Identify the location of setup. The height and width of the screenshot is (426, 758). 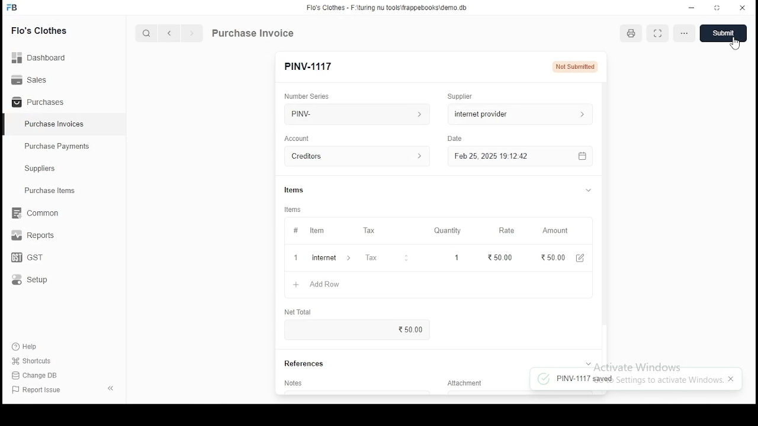
(37, 280).